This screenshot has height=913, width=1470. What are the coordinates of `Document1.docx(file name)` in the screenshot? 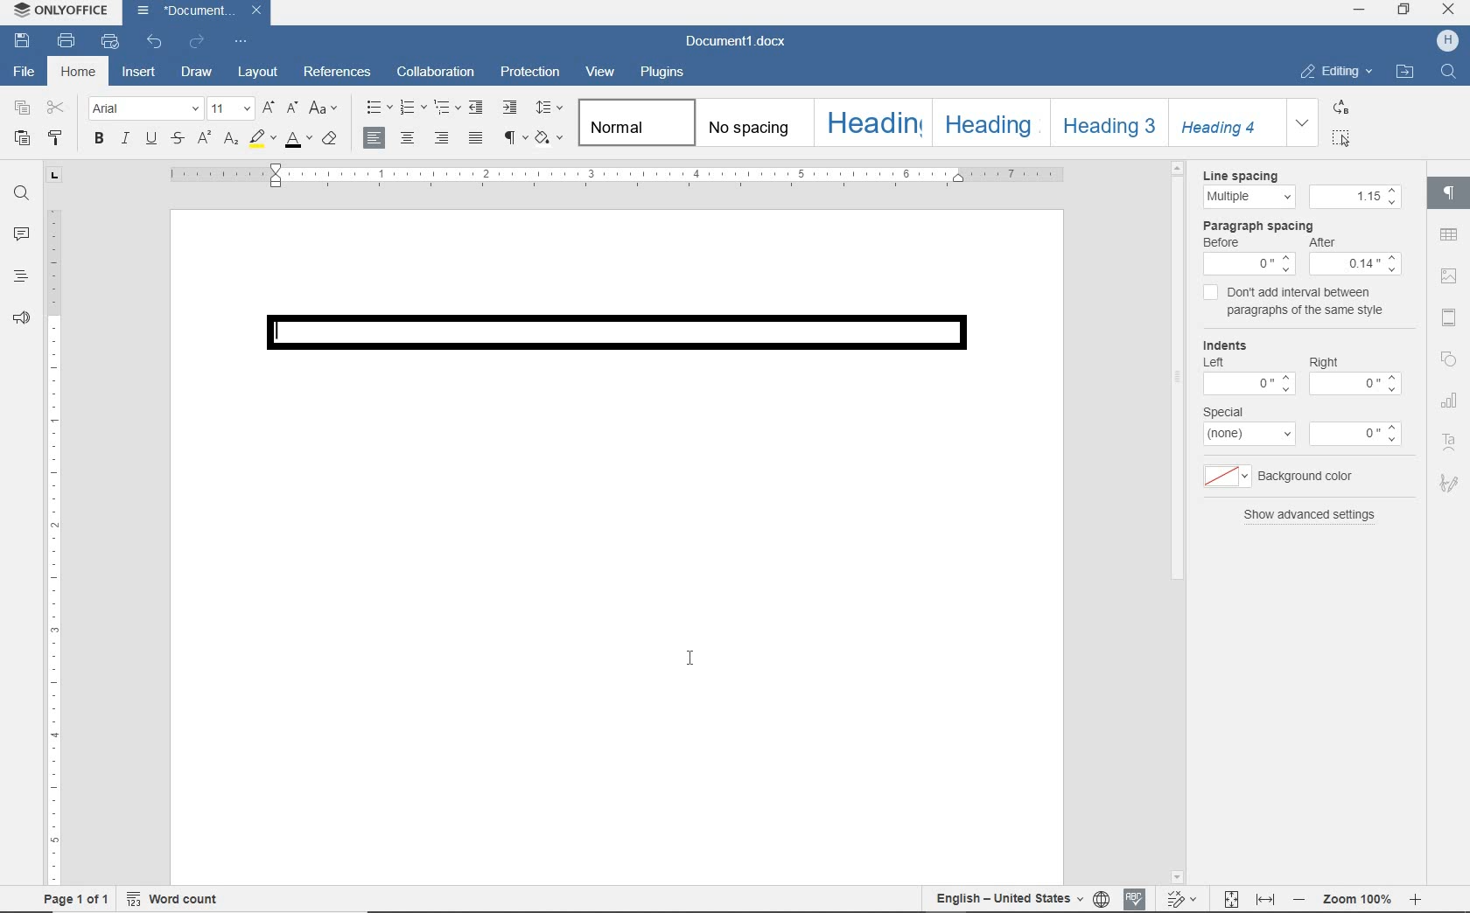 It's located at (197, 11).